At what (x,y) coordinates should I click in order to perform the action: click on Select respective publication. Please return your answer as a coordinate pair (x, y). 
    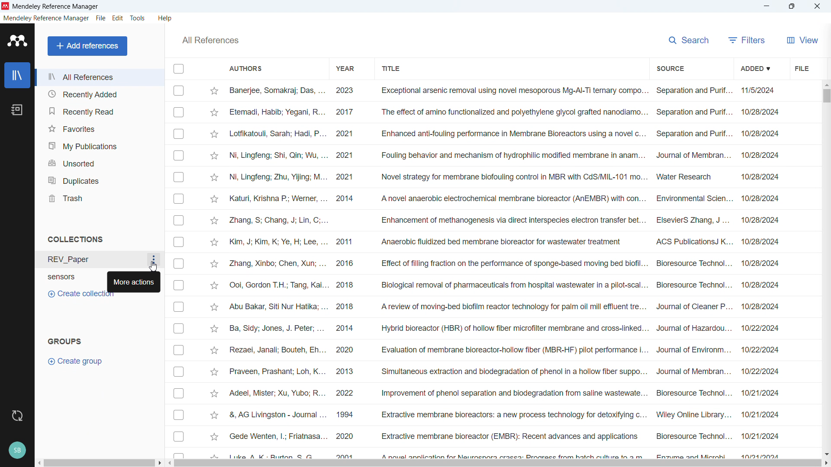
    Looking at the image, I should click on (179, 134).